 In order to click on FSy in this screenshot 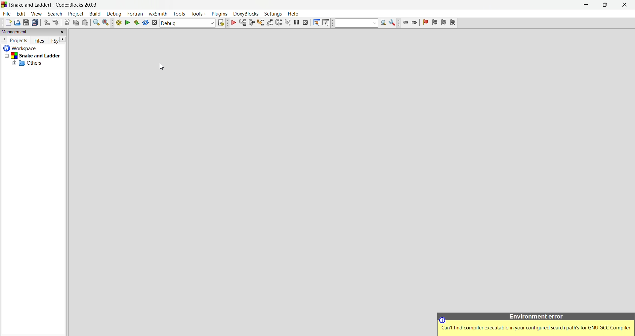, I will do `click(54, 40)`.